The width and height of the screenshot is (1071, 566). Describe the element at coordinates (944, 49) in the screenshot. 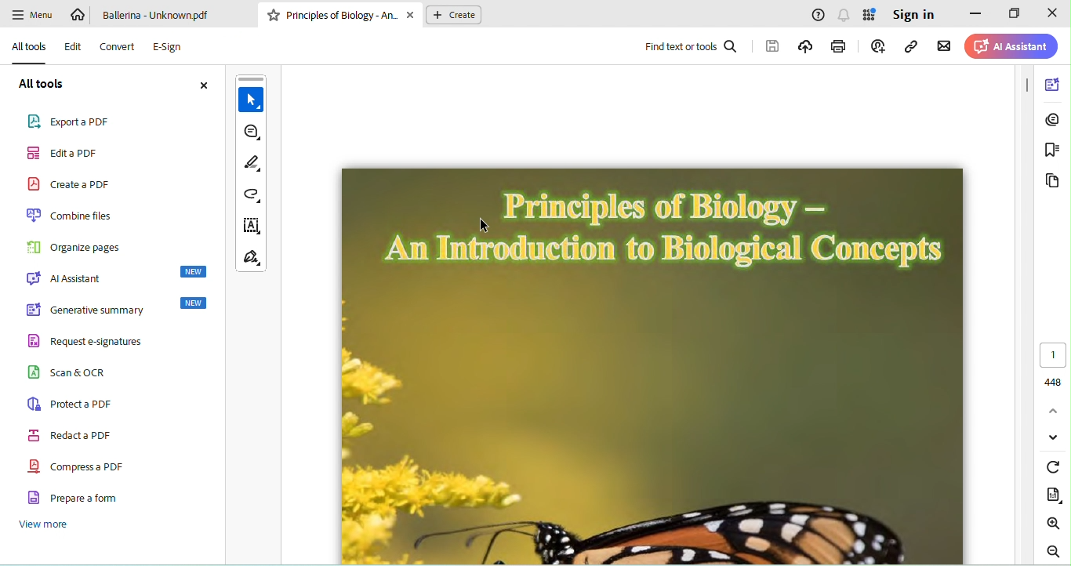

I see `attach this file to an email` at that location.